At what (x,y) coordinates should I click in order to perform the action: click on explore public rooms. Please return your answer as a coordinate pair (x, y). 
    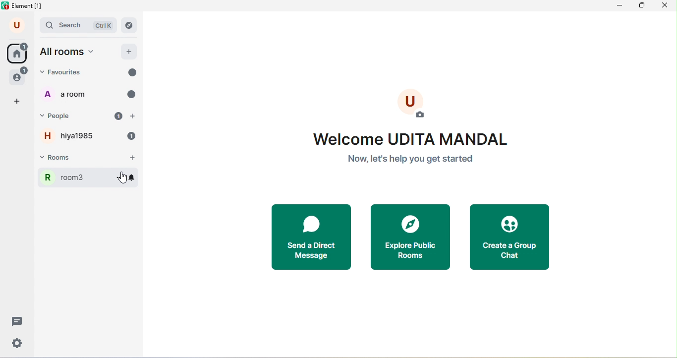
    Looking at the image, I should click on (414, 239).